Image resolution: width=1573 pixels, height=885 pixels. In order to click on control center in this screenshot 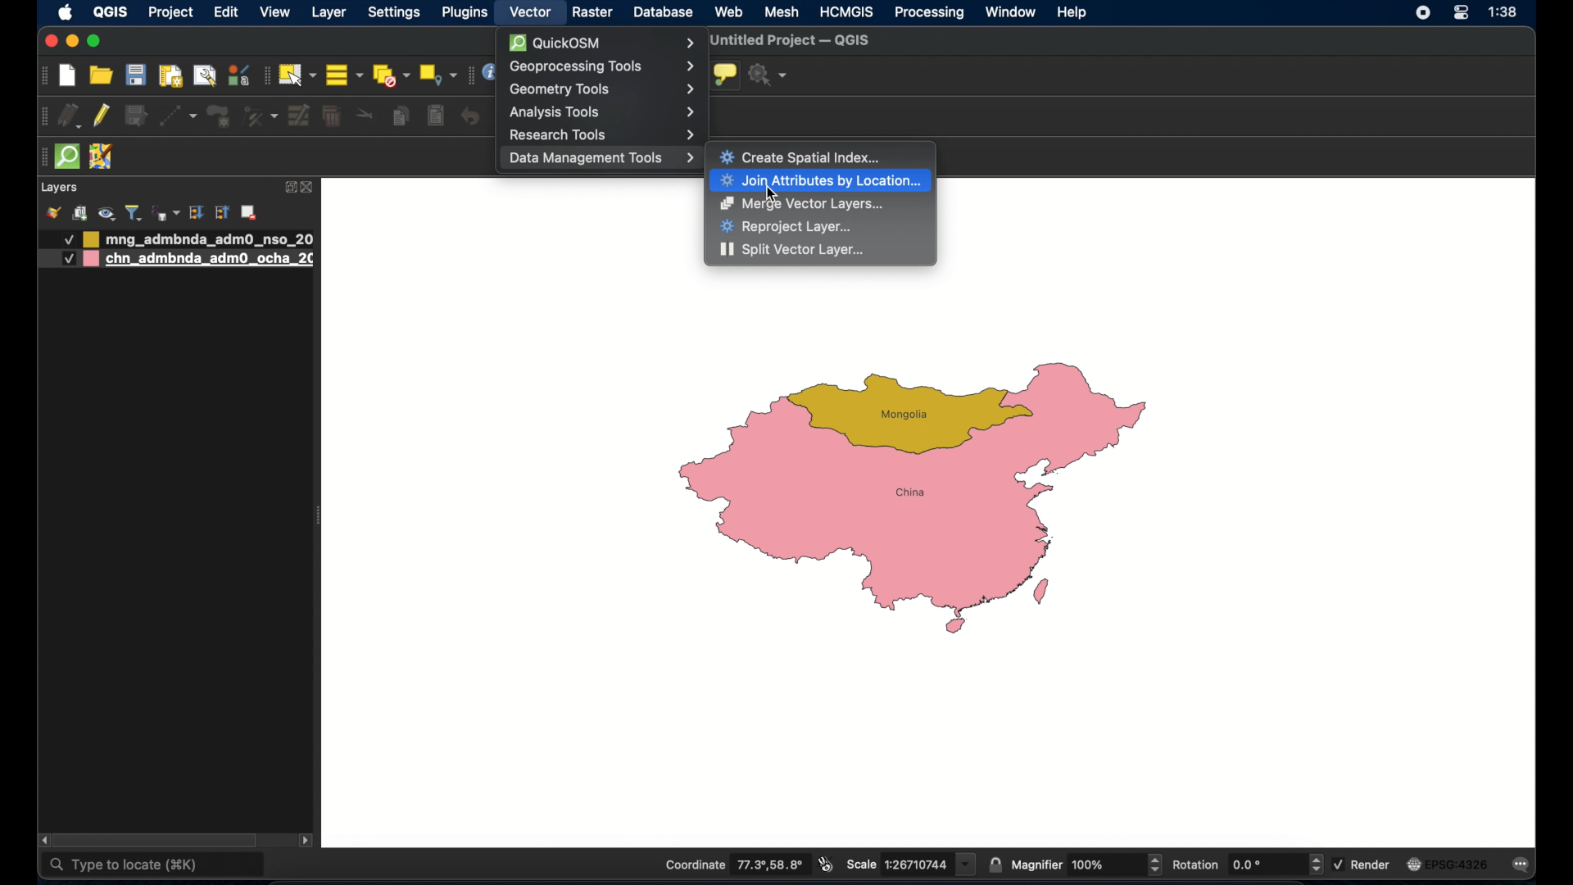, I will do `click(1418, 15)`.